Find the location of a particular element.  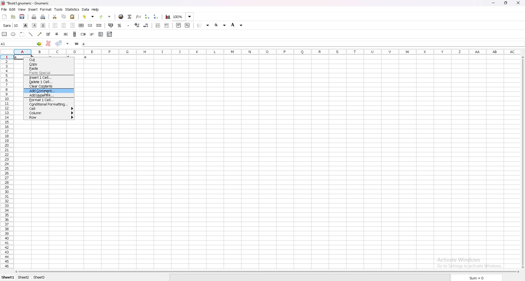

increase decimals is located at coordinates (137, 25).